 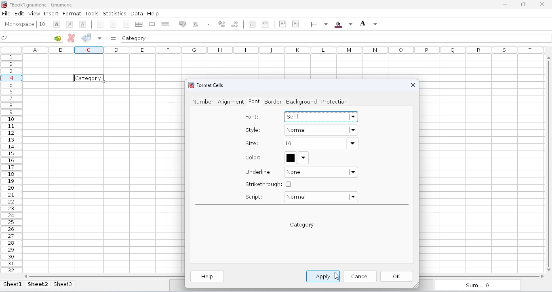 What do you see at coordinates (251, 143) in the screenshot?
I see `size:` at bounding box center [251, 143].